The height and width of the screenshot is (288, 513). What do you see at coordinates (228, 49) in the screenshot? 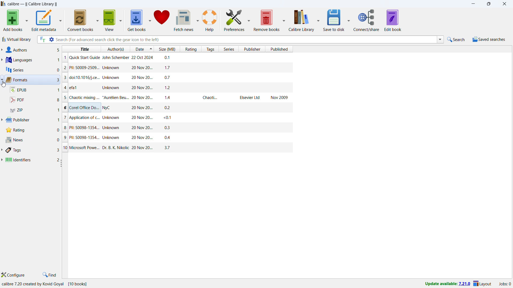
I see `sort by series` at bounding box center [228, 49].